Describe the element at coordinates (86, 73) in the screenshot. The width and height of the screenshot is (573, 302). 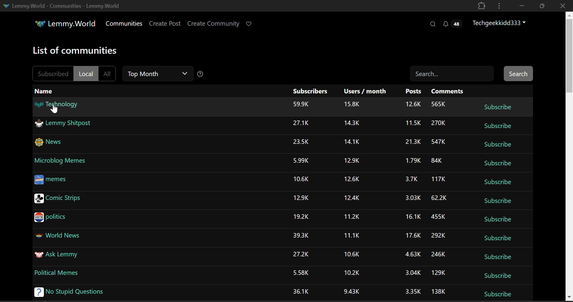
I see `Local Filter Selected` at that location.